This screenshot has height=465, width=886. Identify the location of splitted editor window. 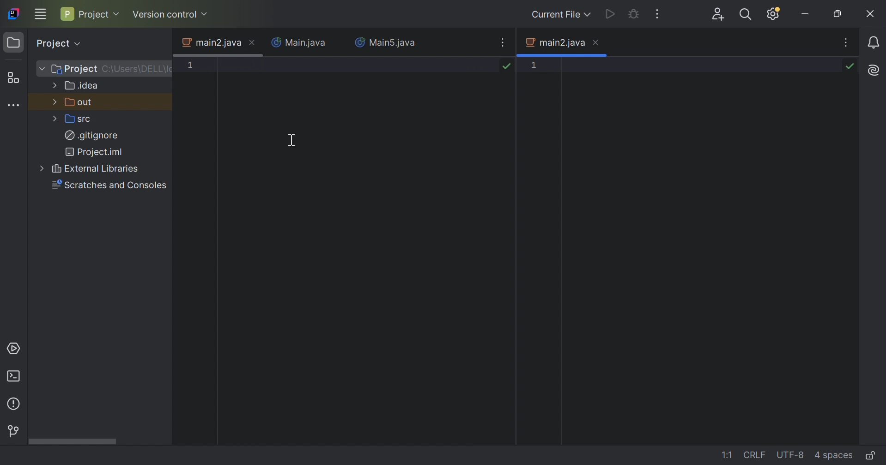
(364, 265).